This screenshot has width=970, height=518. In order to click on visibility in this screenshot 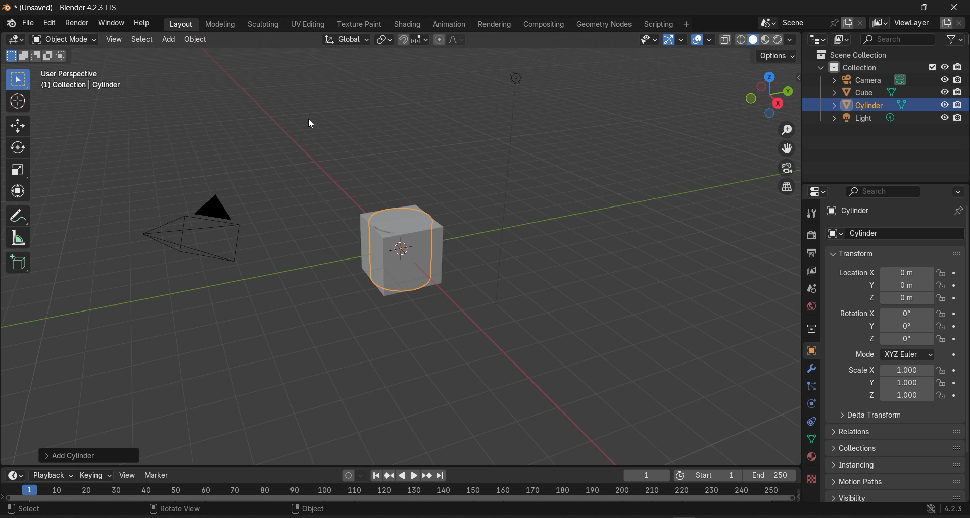, I will do `click(895, 497)`.